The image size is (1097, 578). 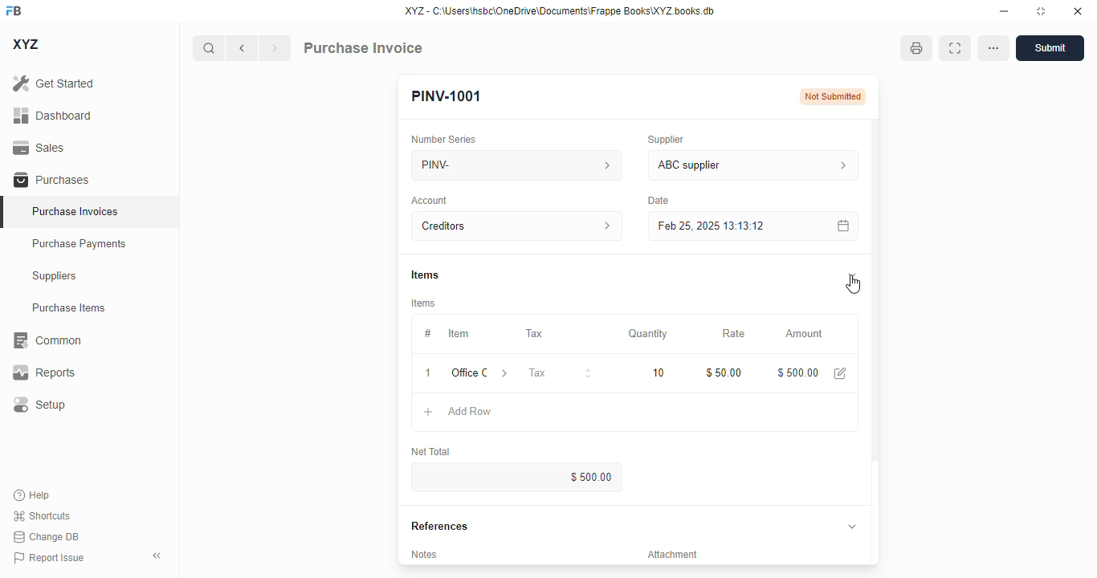 What do you see at coordinates (659, 200) in the screenshot?
I see `date` at bounding box center [659, 200].